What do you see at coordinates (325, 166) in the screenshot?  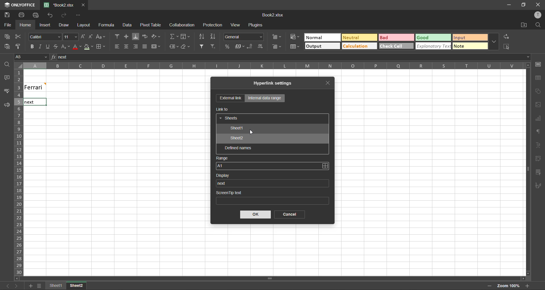 I see `select range` at bounding box center [325, 166].